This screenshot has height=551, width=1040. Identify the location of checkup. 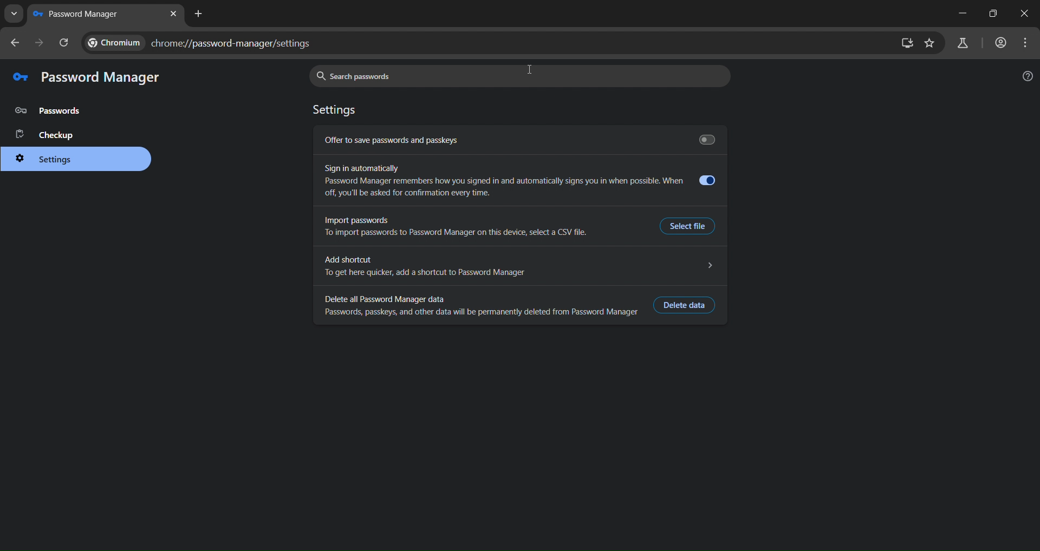
(44, 135).